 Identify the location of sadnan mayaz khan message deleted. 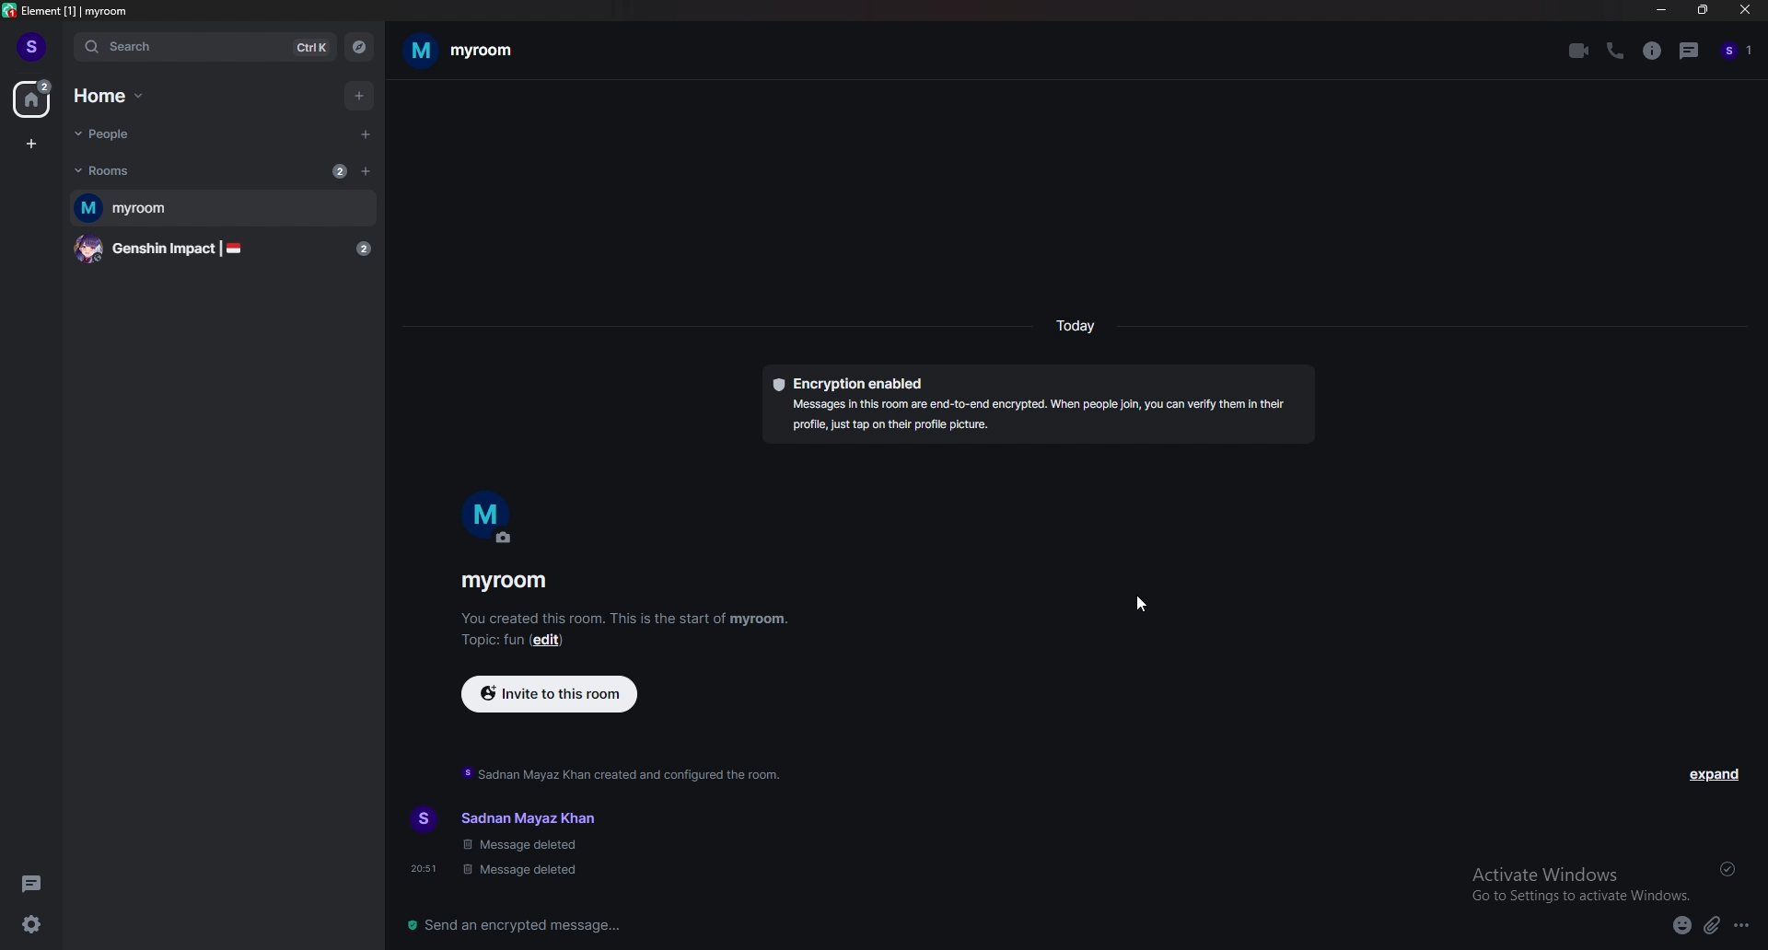
(525, 825).